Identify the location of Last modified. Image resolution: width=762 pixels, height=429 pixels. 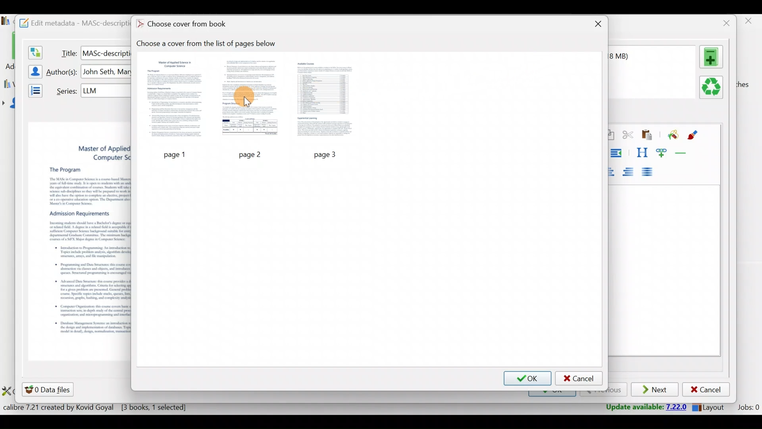
(629, 56).